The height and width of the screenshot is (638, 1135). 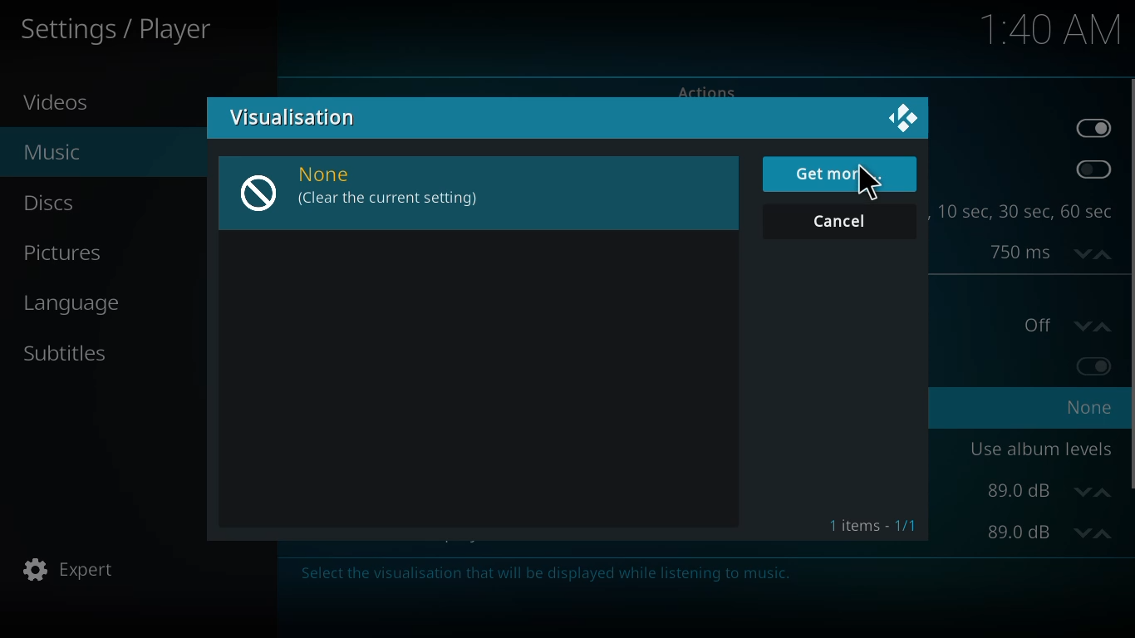 What do you see at coordinates (1043, 252) in the screenshot?
I see `delay` at bounding box center [1043, 252].